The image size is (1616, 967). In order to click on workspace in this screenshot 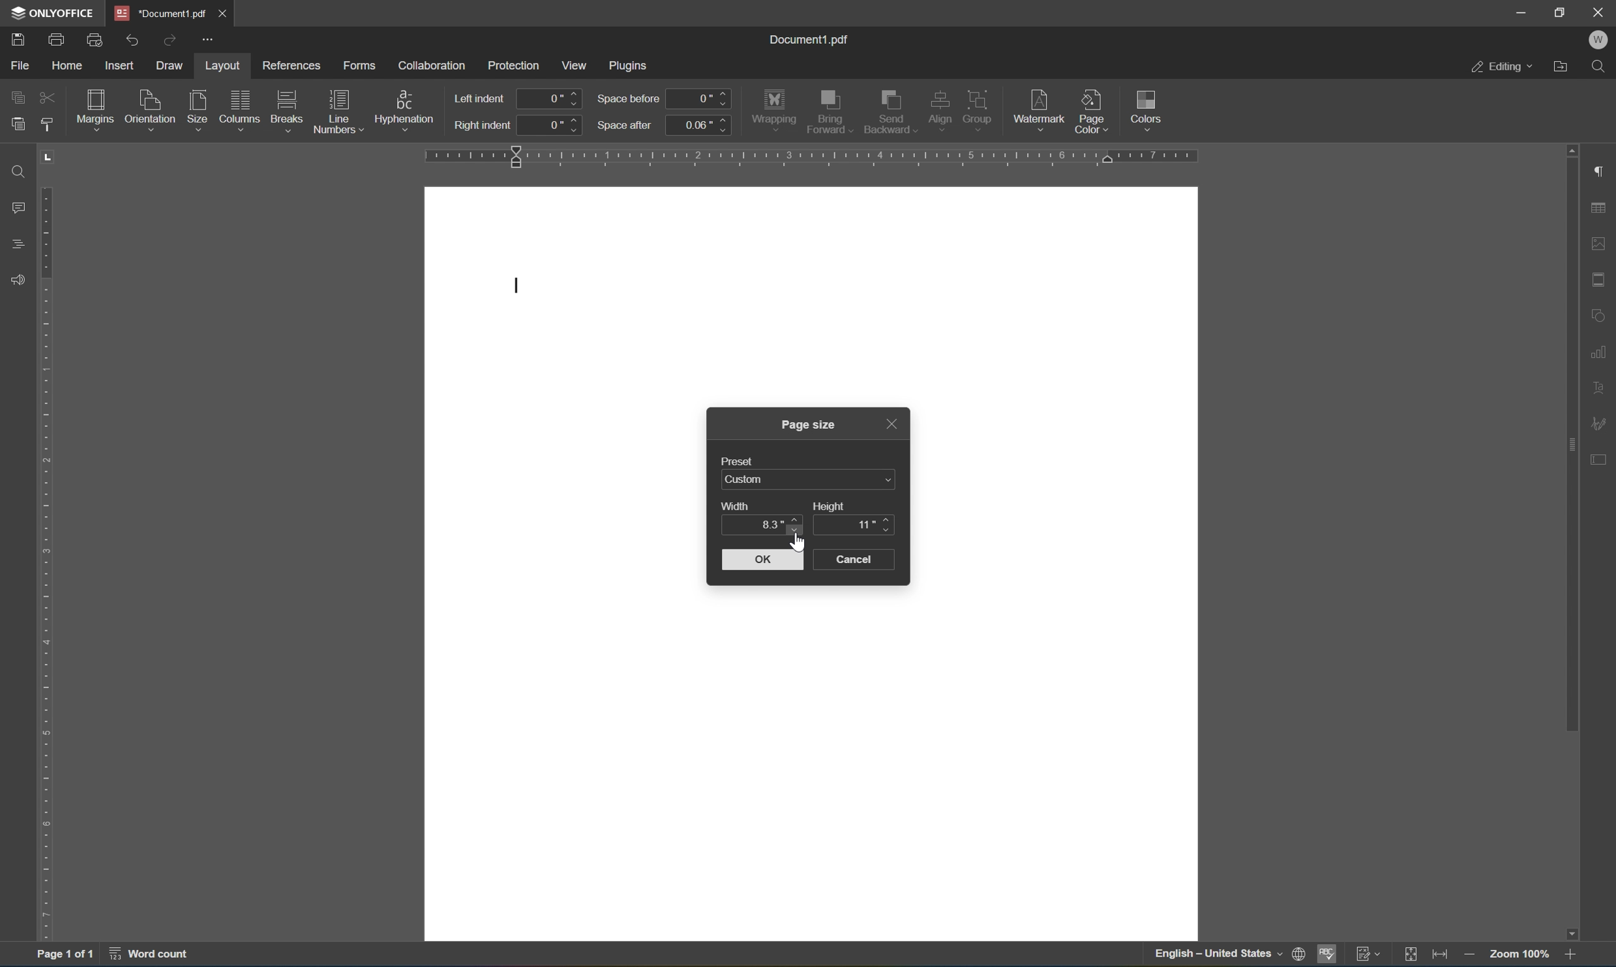, I will do `click(813, 768)`.